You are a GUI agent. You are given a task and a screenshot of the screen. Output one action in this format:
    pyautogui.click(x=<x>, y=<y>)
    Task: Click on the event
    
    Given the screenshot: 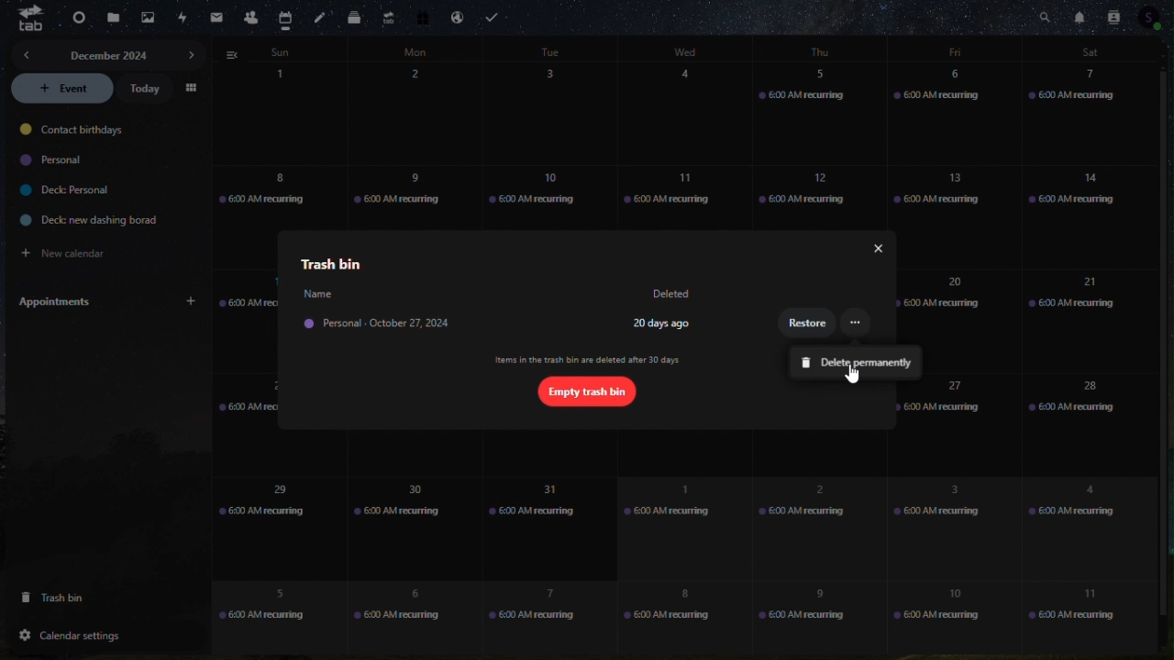 What is the action you would take?
    pyautogui.click(x=62, y=89)
    